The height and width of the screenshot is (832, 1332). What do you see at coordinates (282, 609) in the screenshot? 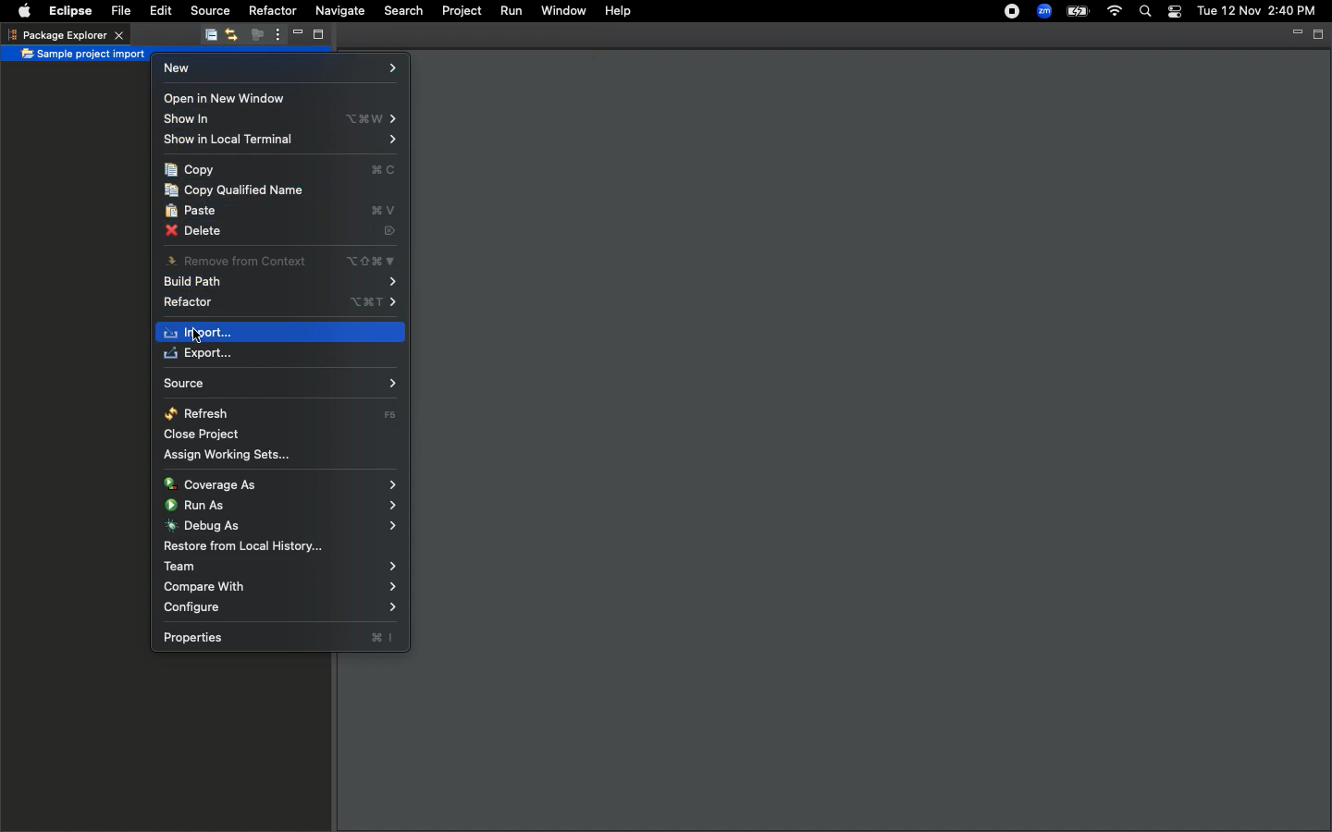
I see `Configure` at bounding box center [282, 609].